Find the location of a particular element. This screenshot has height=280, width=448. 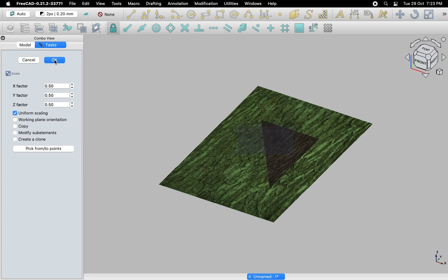

Shape from text is located at coordinates (308, 14).